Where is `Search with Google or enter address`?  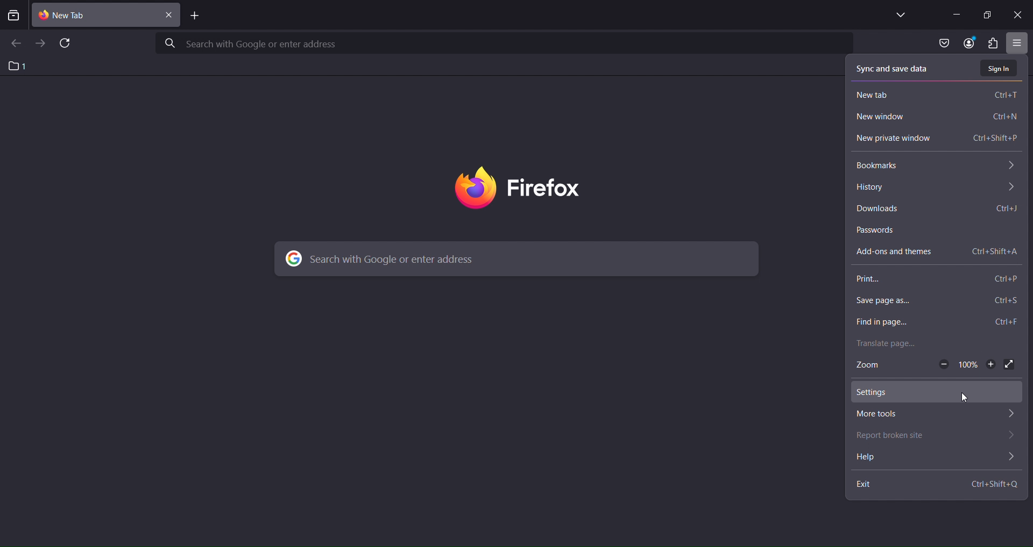 Search with Google or enter address is located at coordinates (399, 260).